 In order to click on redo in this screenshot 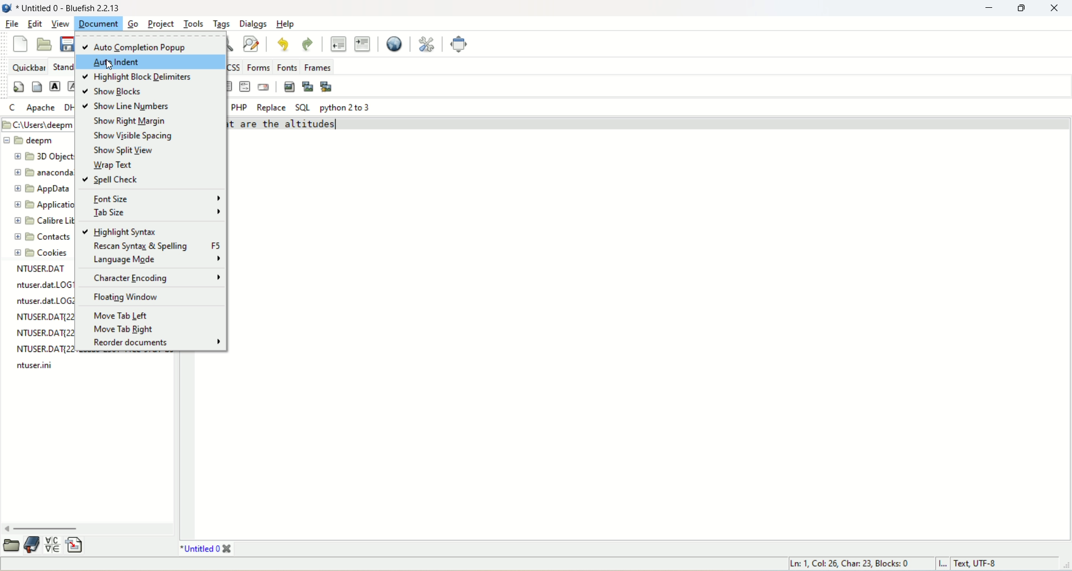, I will do `click(309, 45)`.